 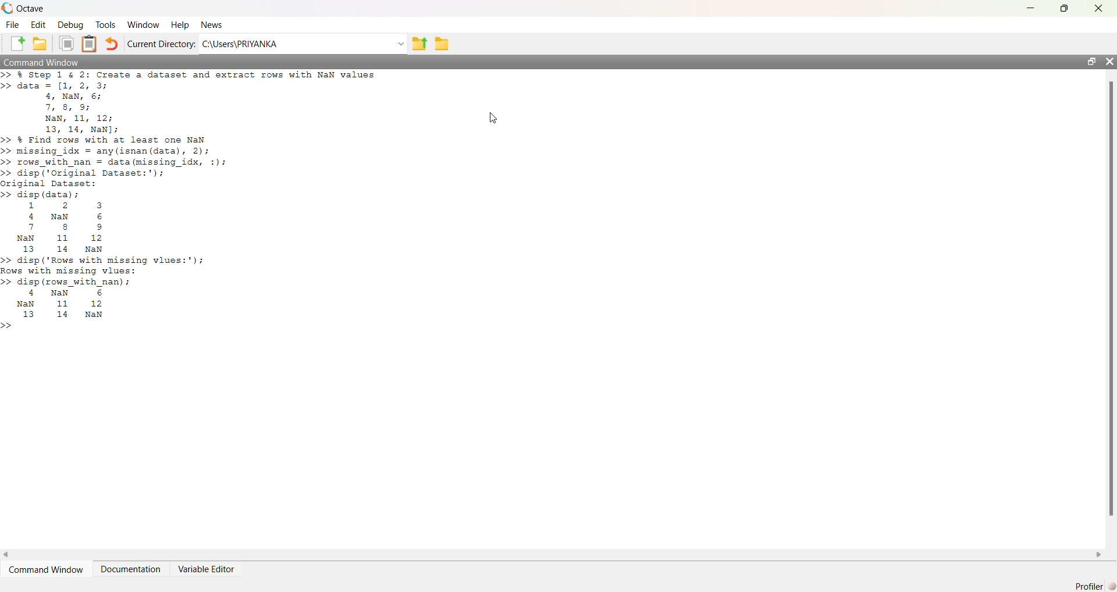 I want to click on Command Window, so click(x=42, y=62).